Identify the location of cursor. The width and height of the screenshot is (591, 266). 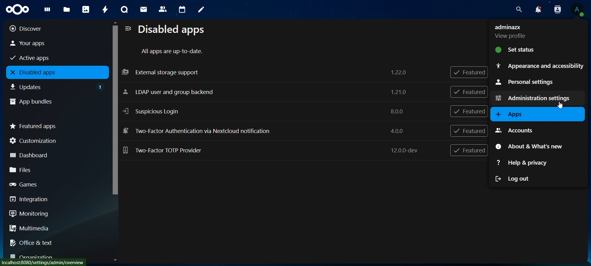
(560, 107).